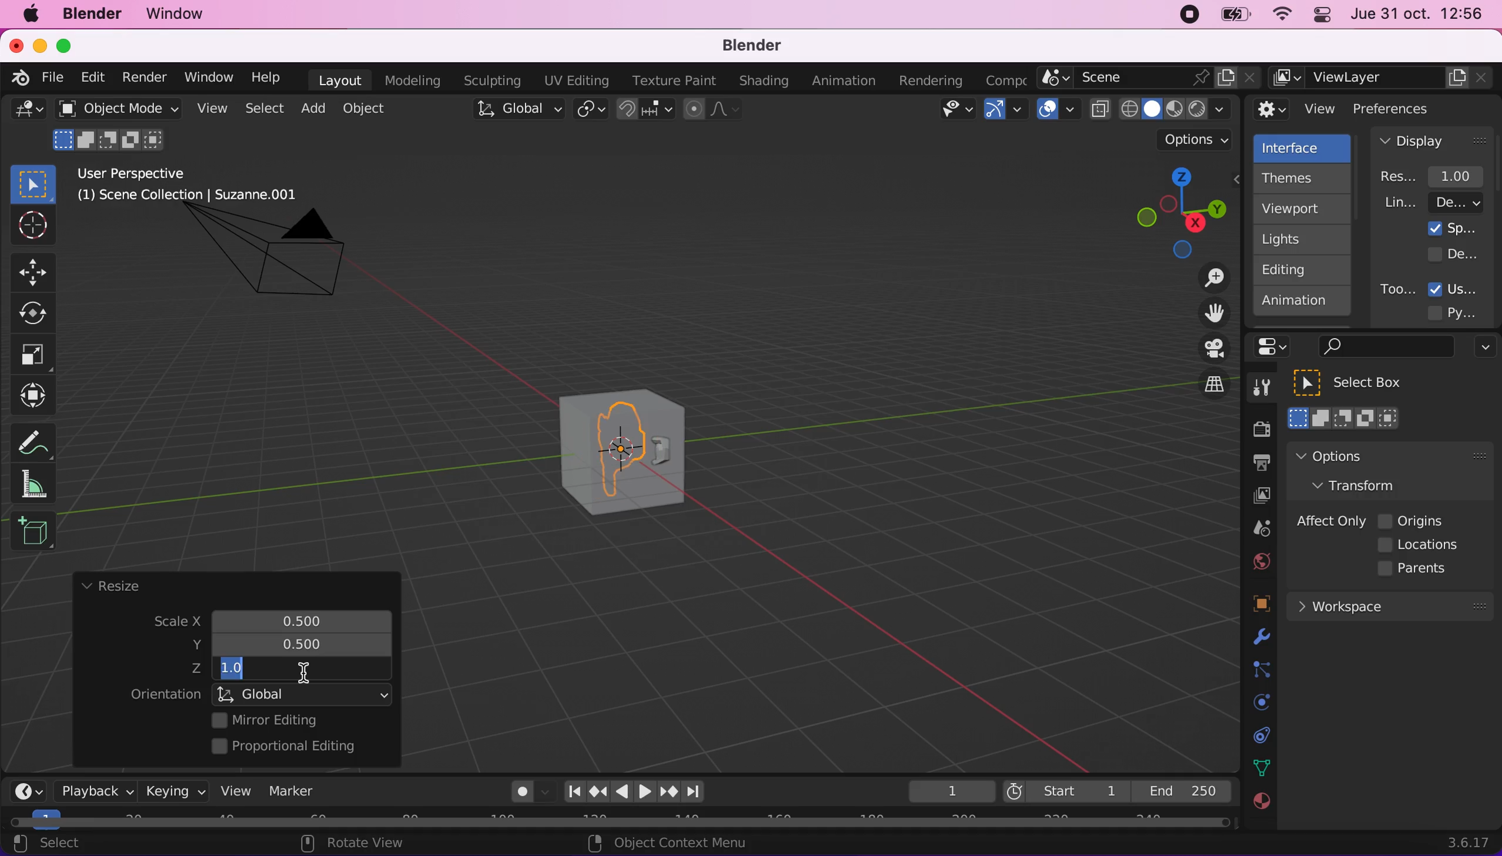 The image size is (1502, 856). What do you see at coordinates (1304, 146) in the screenshot?
I see `interface` at bounding box center [1304, 146].